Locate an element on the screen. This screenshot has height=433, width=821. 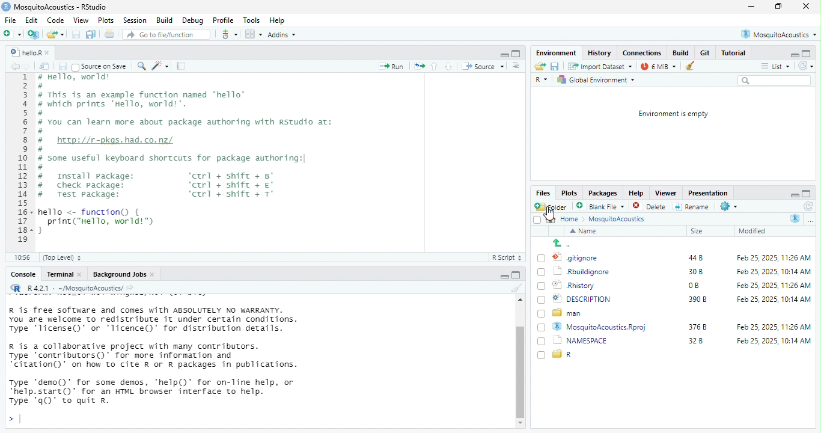
go back to the previous source location is located at coordinates (15, 67).